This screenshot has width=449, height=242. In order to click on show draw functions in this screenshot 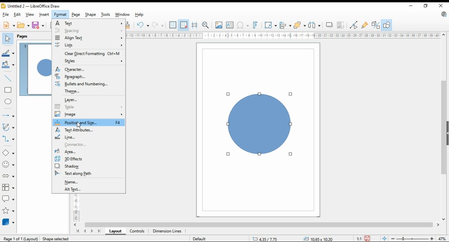, I will do `click(387, 25)`.